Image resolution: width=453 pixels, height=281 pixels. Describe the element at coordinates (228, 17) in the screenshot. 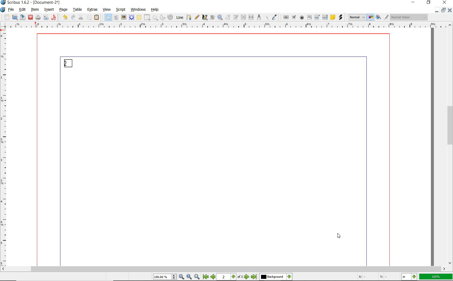

I see `edit contents of frame` at that location.